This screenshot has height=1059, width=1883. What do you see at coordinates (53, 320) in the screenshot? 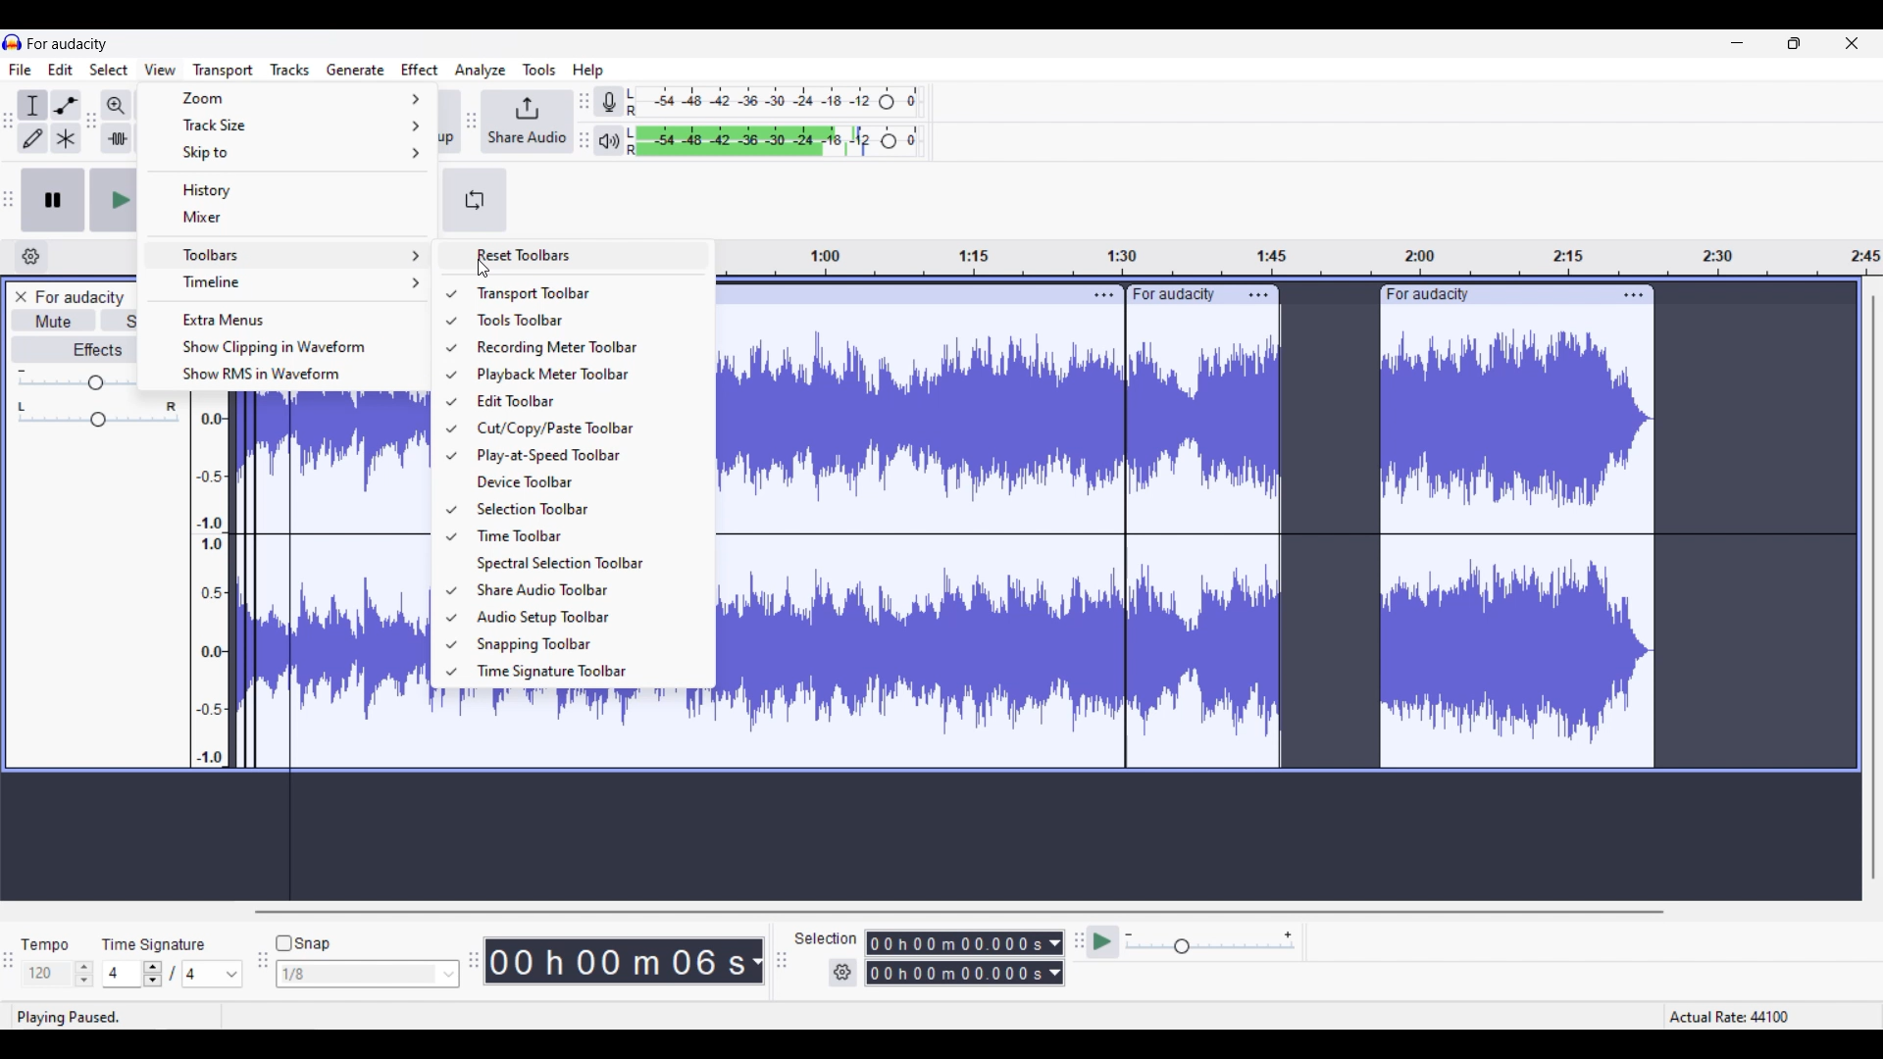
I see `Mute` at bounding box center [53, 320].